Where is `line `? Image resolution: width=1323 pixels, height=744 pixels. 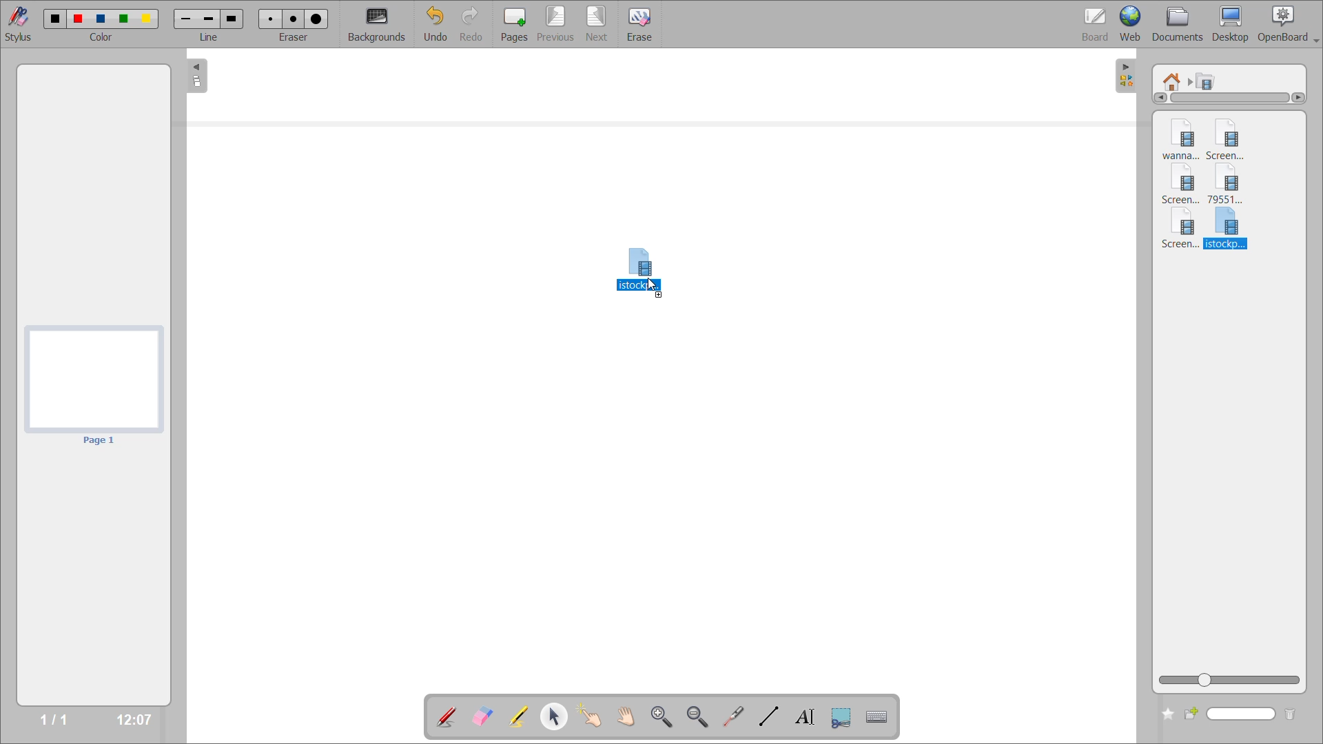
line  is located at coordinates (209, 40).